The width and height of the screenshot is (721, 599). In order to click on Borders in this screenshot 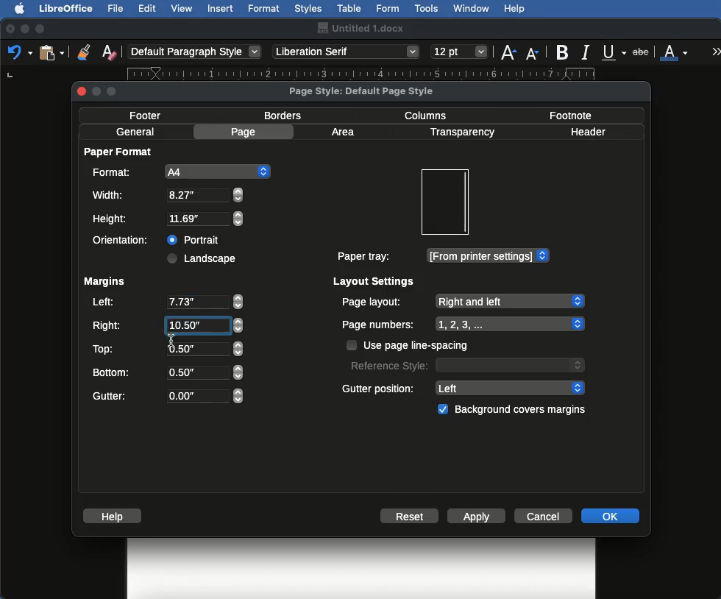, I will do `click(284, 116)`.